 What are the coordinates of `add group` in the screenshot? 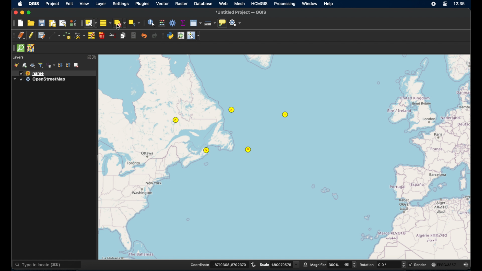 It's located at (24, 66).